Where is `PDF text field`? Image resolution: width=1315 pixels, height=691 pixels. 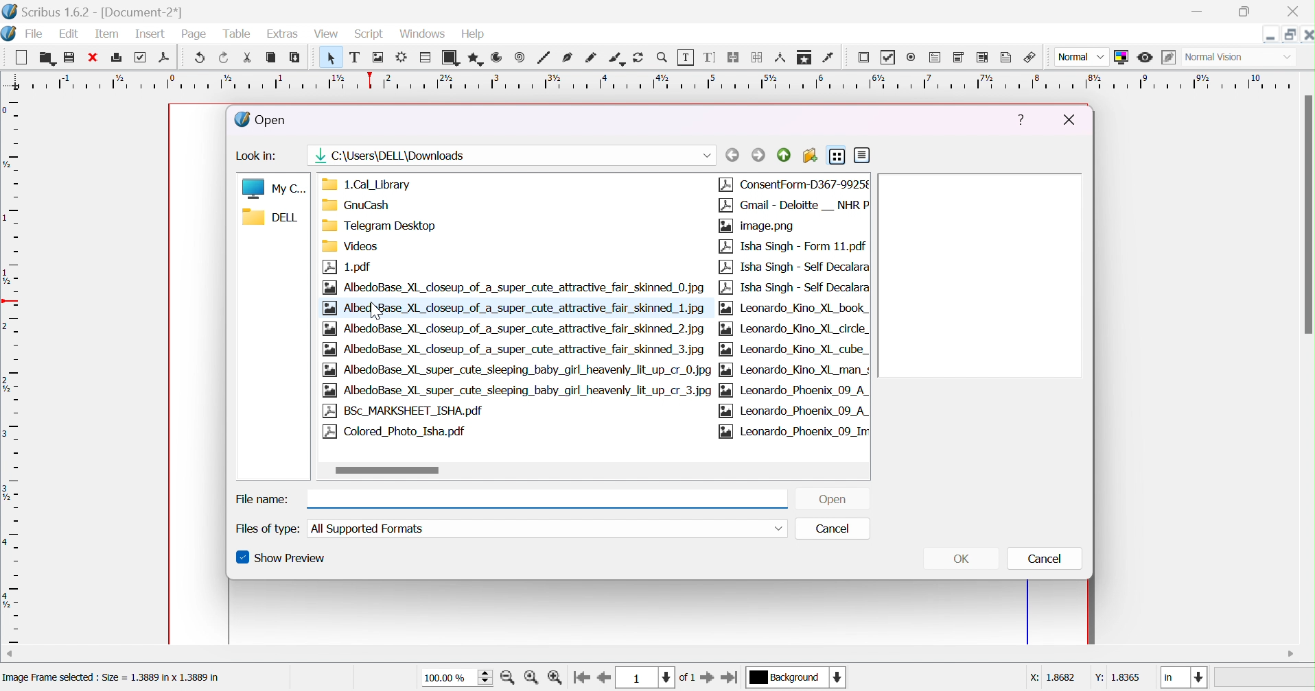
PDF text field is located at coordinates (935, 58).